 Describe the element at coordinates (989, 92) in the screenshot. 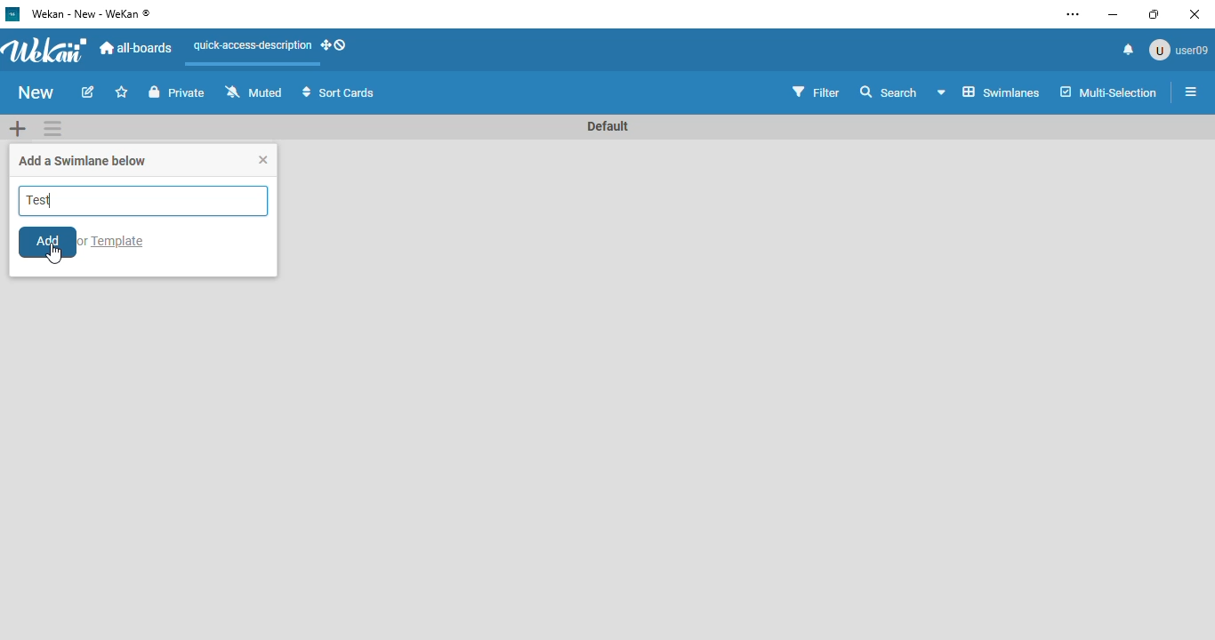

I see `board view` at that location.